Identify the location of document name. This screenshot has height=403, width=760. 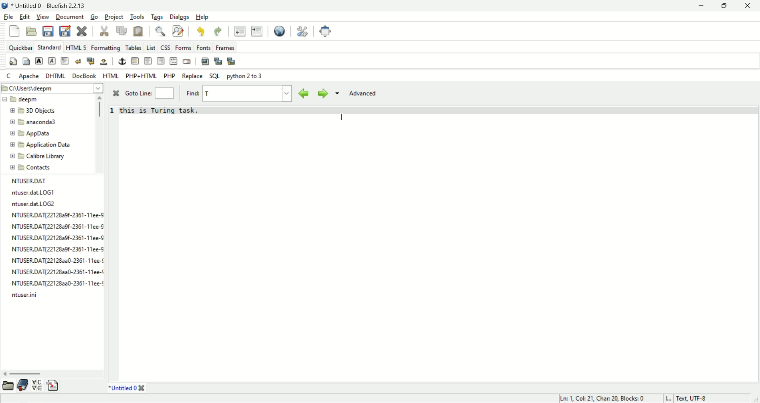
(122, 389).